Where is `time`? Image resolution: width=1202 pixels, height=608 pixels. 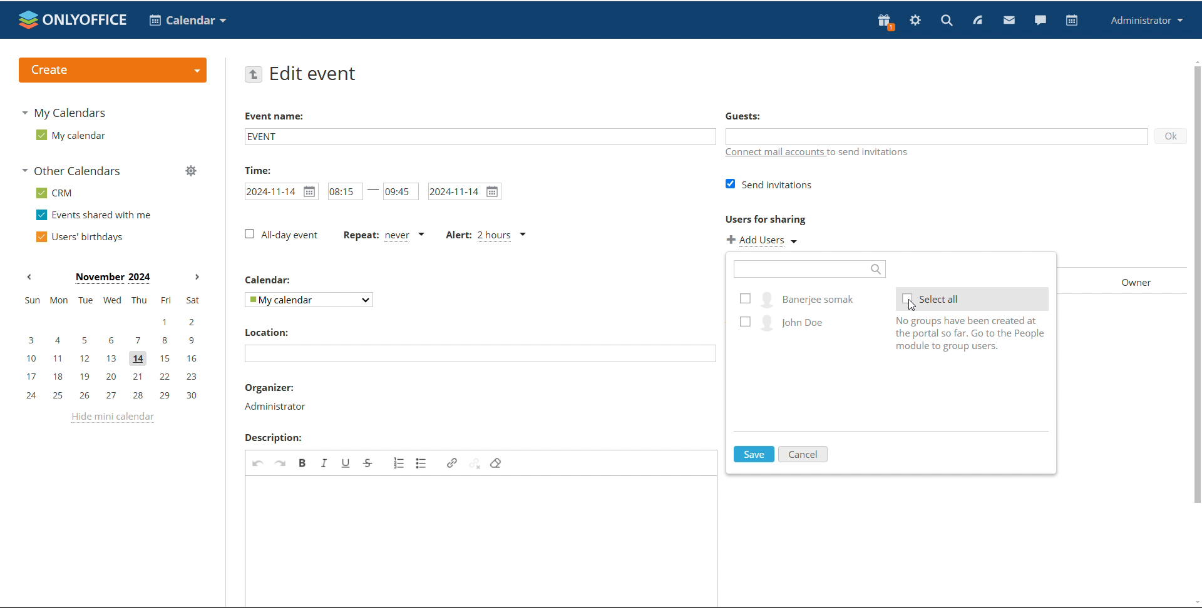
time is located at coordinates (255, 170).